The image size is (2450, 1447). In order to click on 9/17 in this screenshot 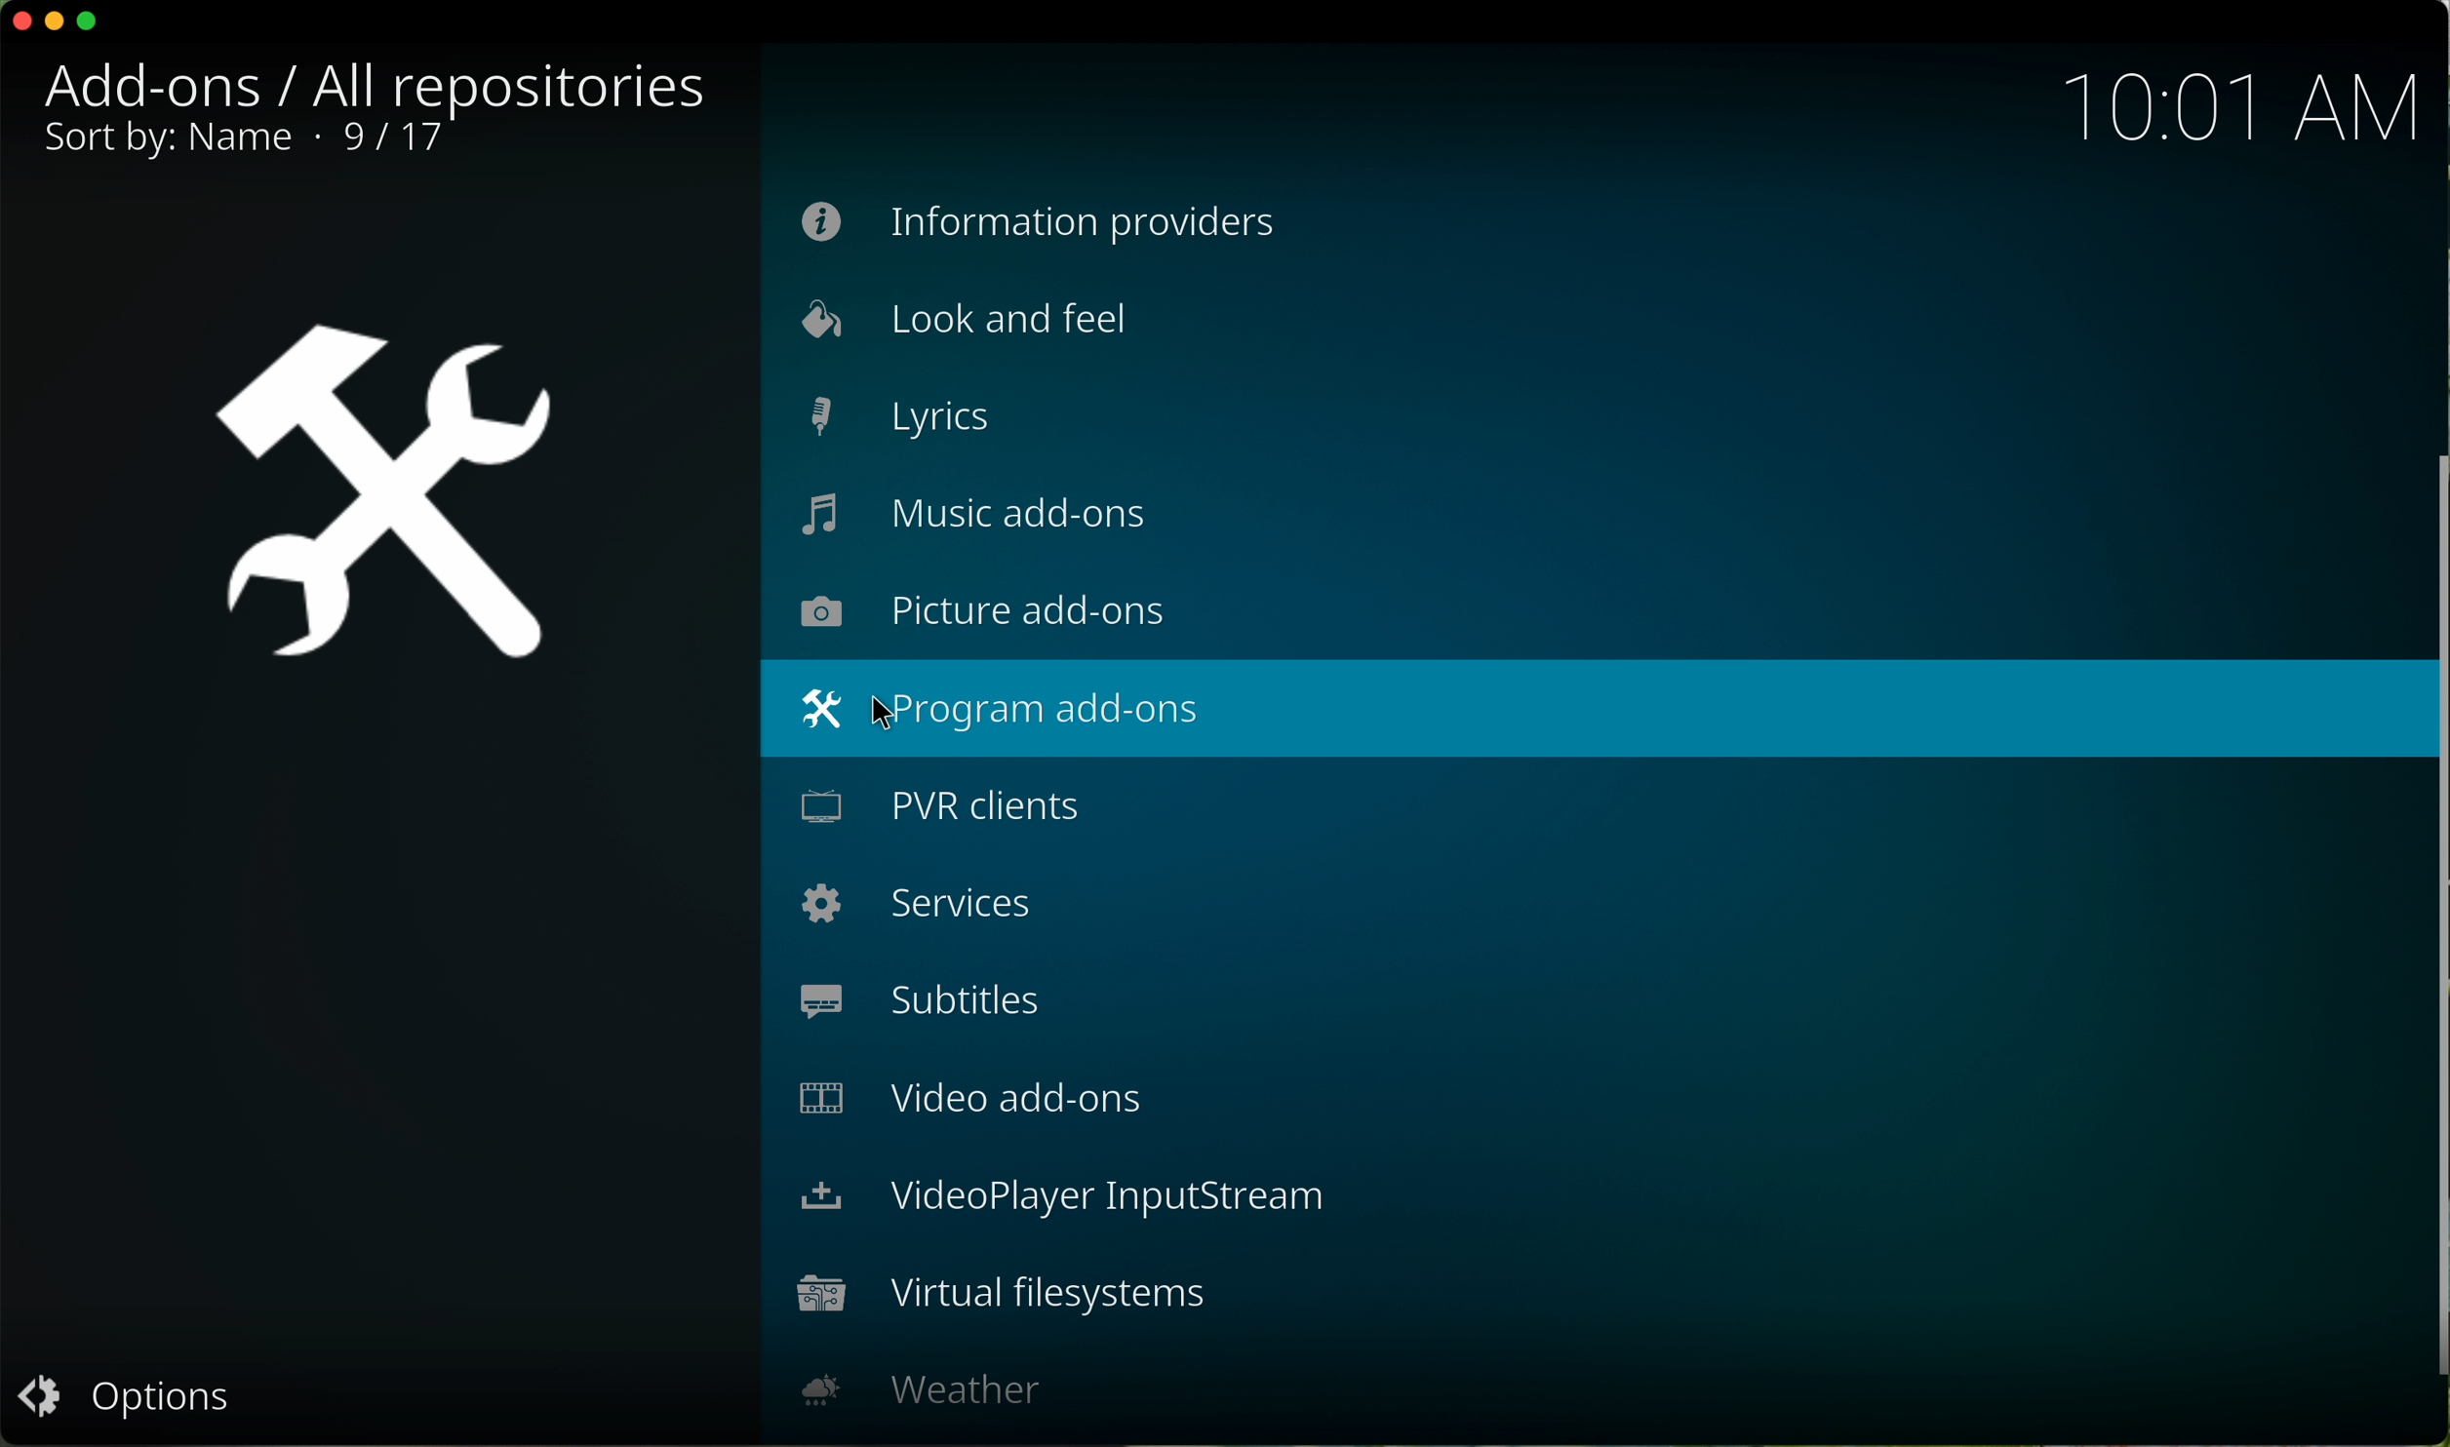, I will do `click(247, 143)`.